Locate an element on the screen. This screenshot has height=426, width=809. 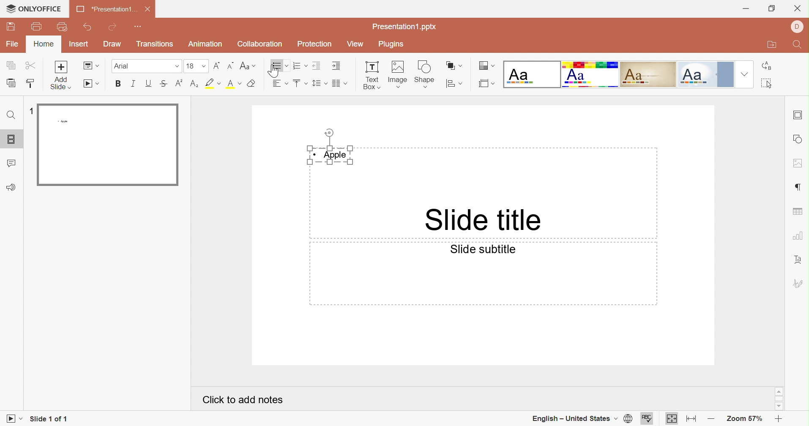
Official is located at coordinates (705, 74).